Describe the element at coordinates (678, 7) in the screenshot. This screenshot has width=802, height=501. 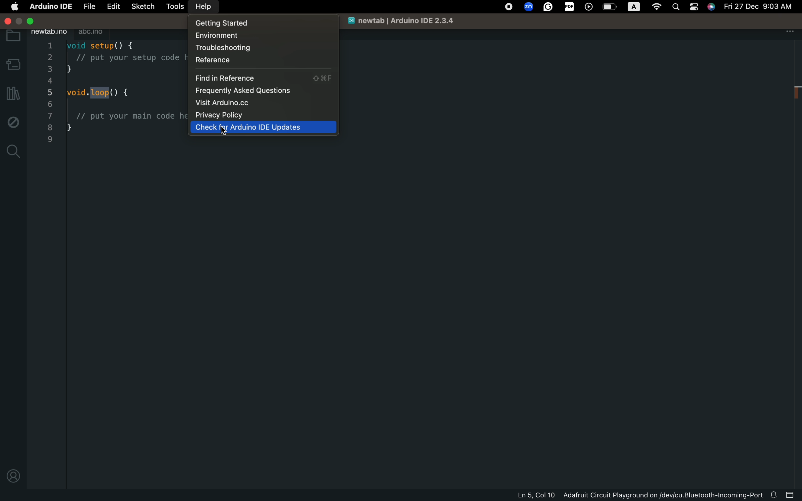
I see `Search` at that location.